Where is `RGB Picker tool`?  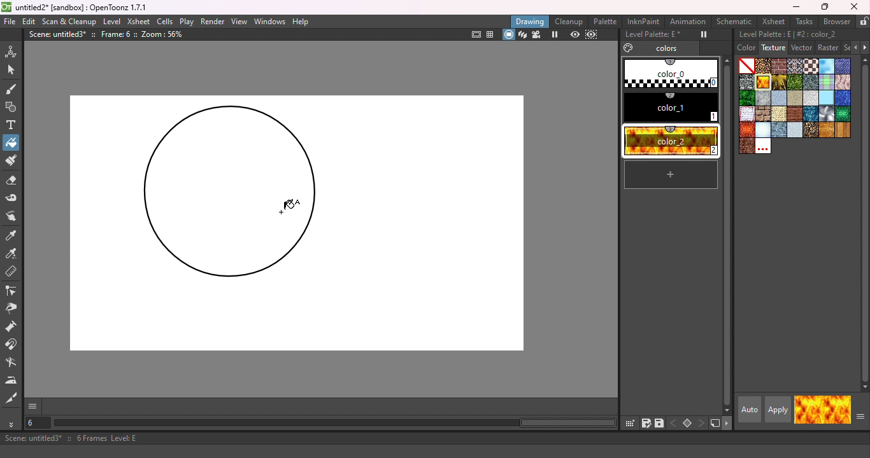
RGB Picker tool is located at coordinates (15, 254).